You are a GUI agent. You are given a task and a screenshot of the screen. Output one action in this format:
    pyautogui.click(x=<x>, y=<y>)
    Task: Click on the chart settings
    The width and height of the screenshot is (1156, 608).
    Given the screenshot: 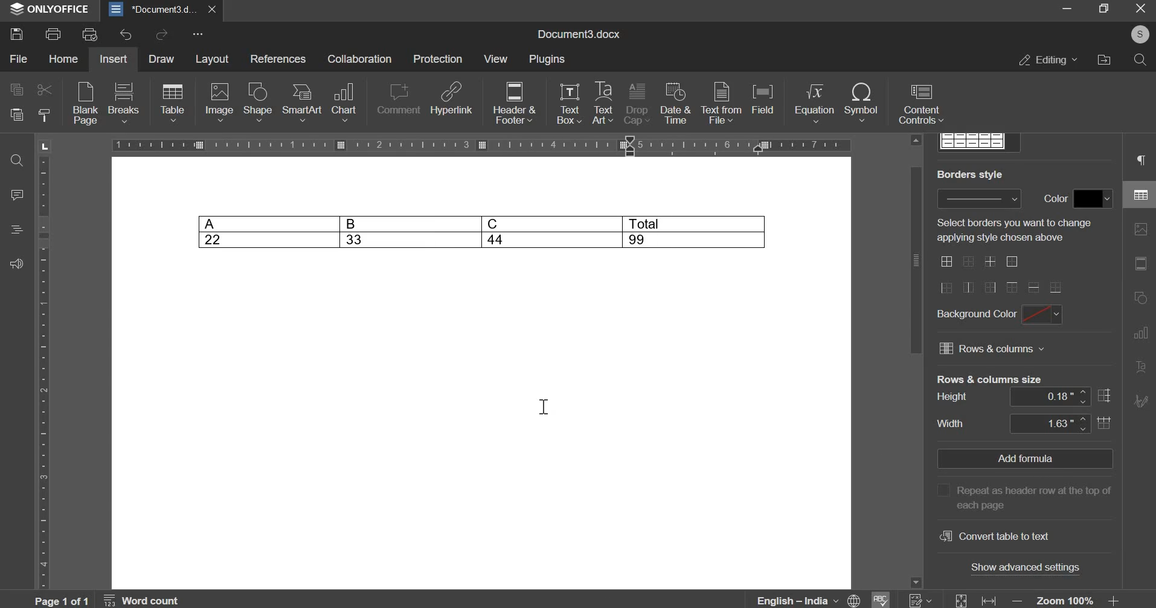 What is the action you would take?
    pyautogui.click(x=1140, y=333)
    